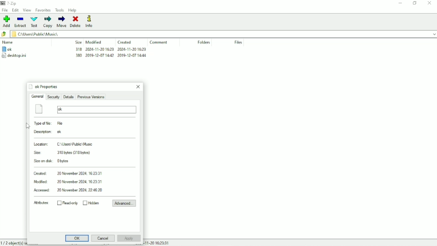 The height and width of the screenshot is (246, 437). I want to click on desktop.ini, so click(74, 56).